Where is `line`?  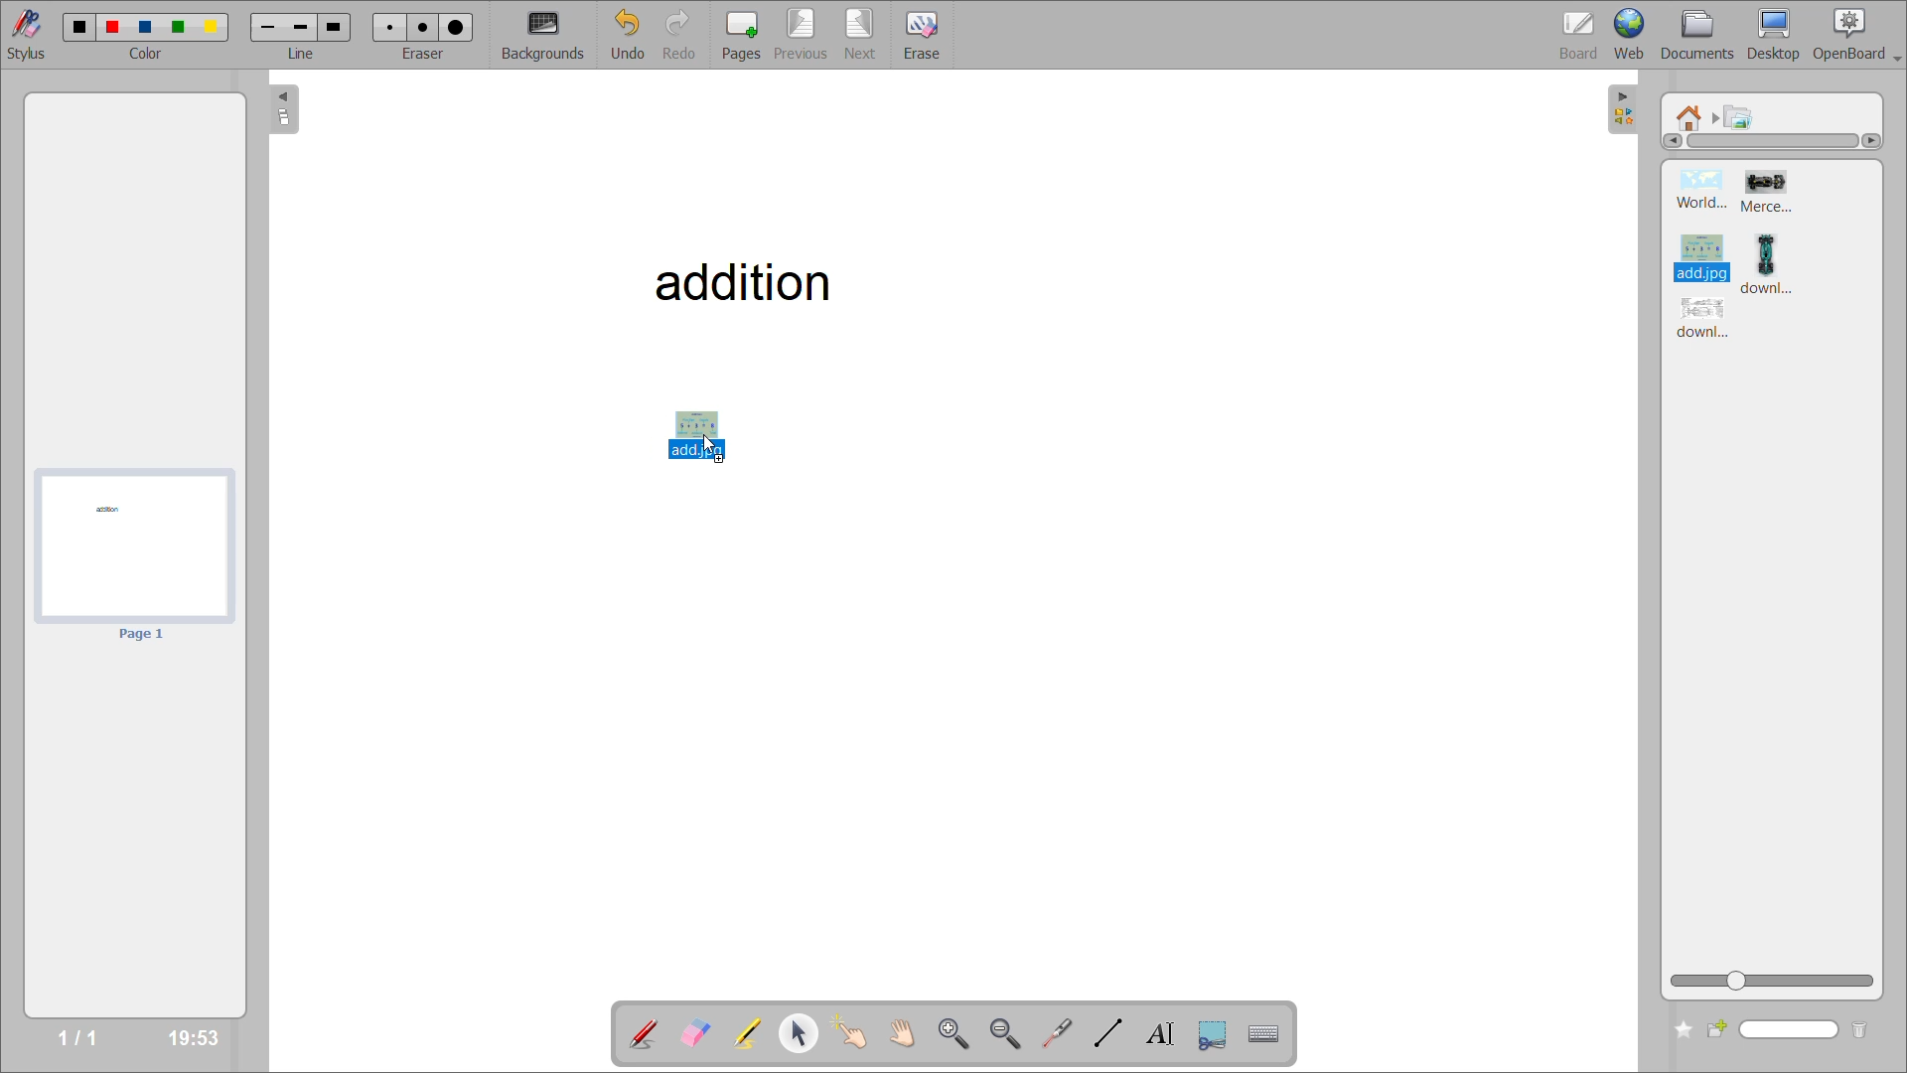 line is located at coordinates (303, 53).